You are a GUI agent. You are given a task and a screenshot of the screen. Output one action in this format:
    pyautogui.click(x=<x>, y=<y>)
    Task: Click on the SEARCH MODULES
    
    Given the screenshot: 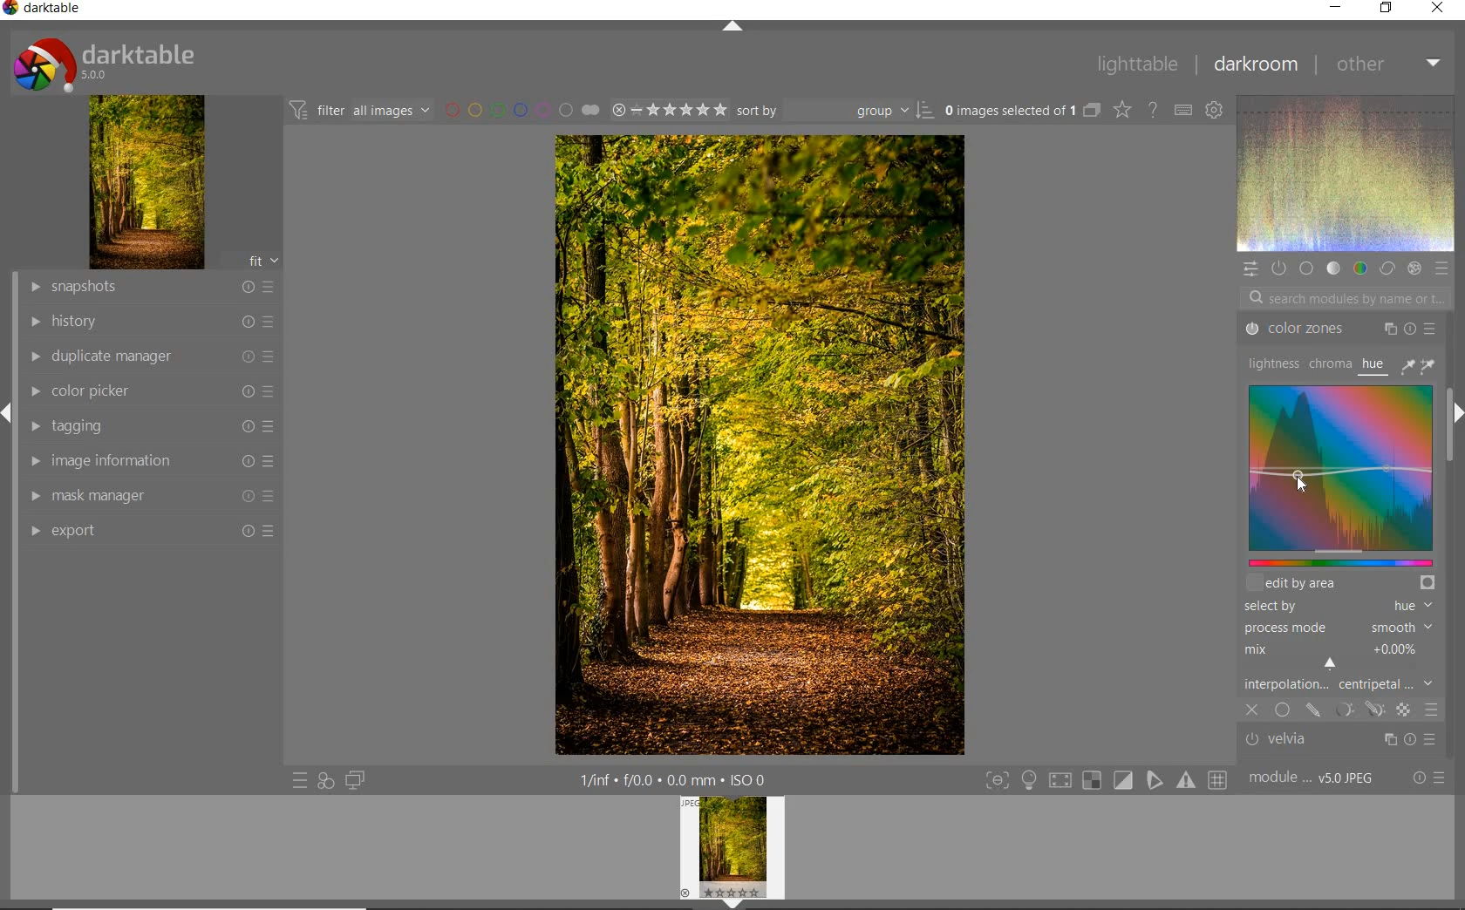 What is the action you would take?
    pyautogui.click(x=1346, y=298)
    